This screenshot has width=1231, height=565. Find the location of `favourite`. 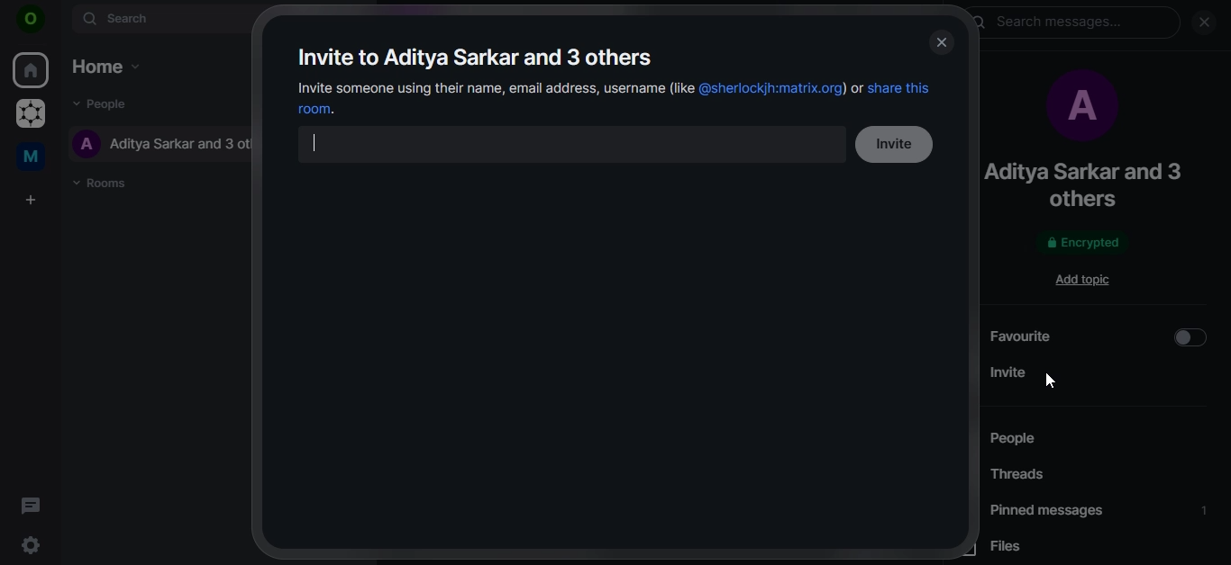

favourite is located at coordinates (1099, 336).